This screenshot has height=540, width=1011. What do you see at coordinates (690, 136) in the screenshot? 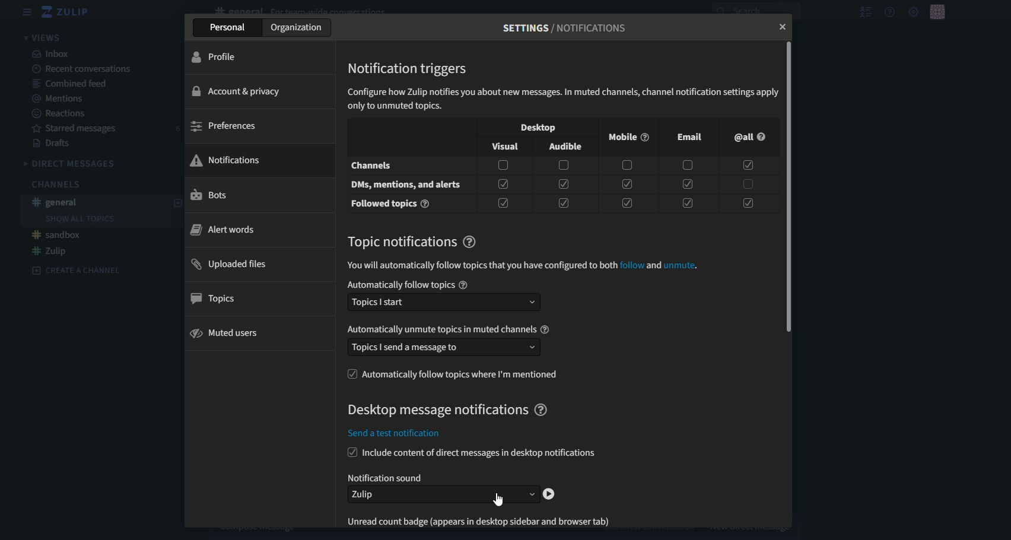
I see `email` at bounding box center [690, 136].